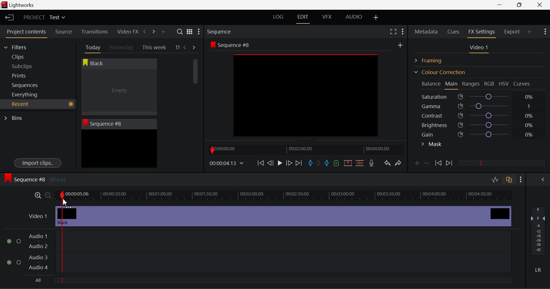  Describe the element at coordinates (478, 96) in the screenshot. I see `Saturation` at that location.